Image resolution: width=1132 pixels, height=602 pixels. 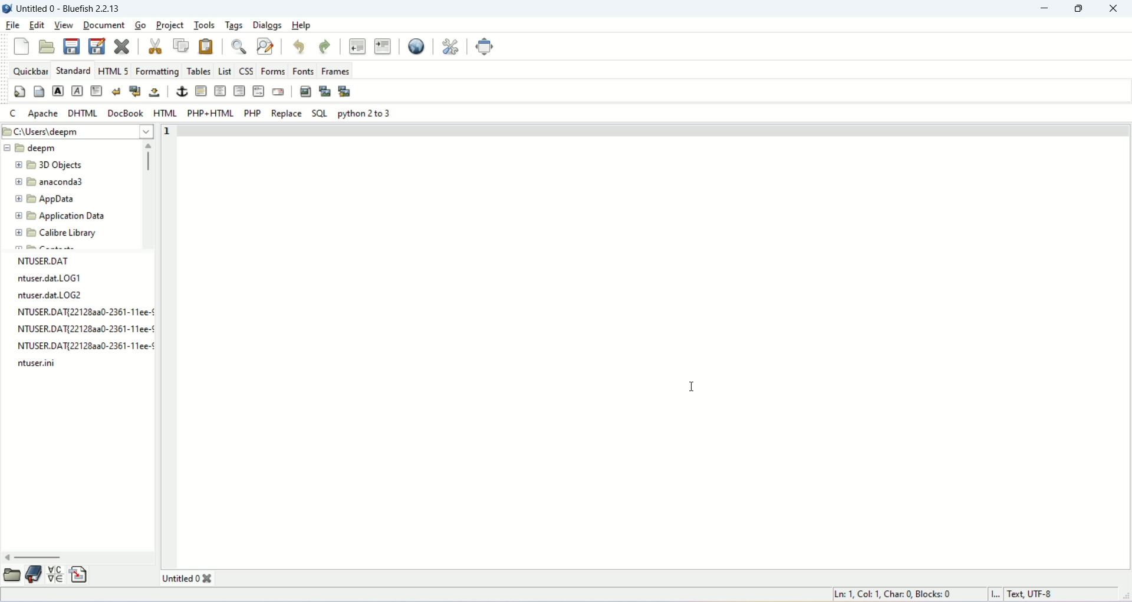 What do you see at coordinates (11, 576) in the screenshot?
I see `browse file` at bounding box center [11, 576].